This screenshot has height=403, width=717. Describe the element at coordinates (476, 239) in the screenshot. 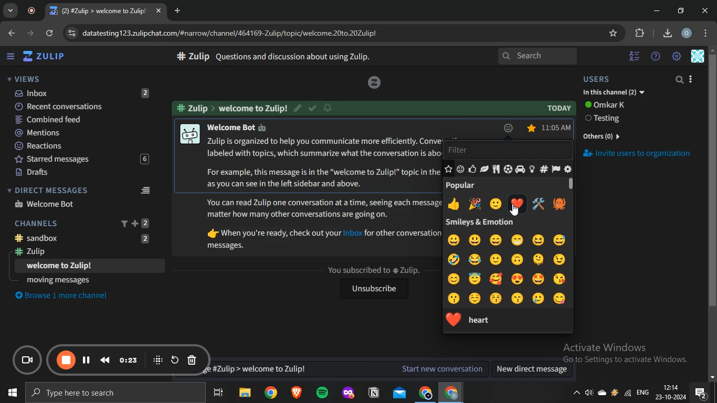

I see `smiley` at that location.